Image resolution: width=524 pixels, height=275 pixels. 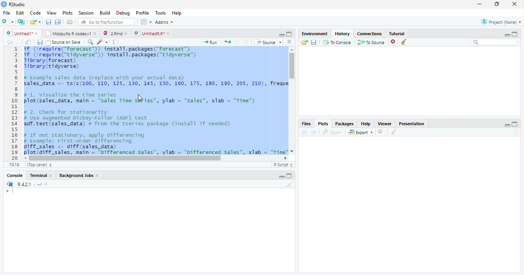 What do you see at coordinates (315, 34) in the screenshot?
I see `Environment` at bounding box center [315, 34].